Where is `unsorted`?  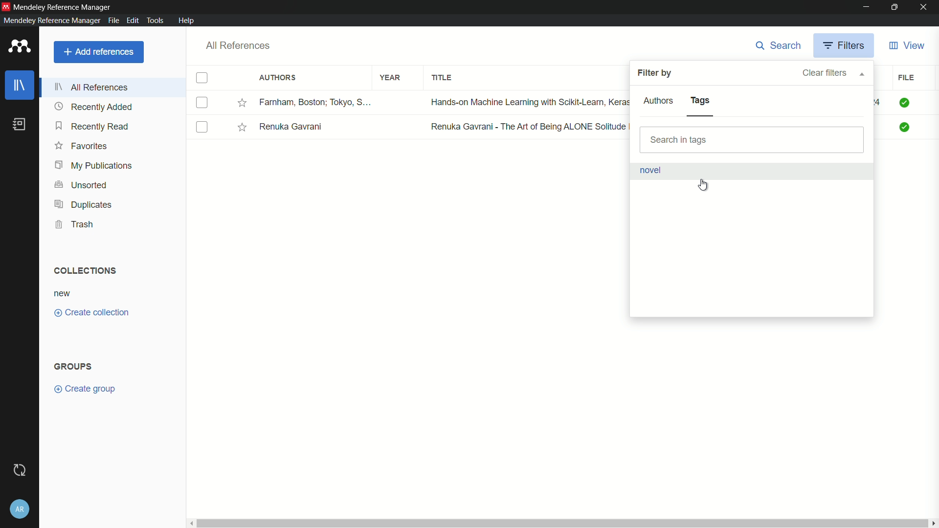
unsorted is located at coordinates (83, 184).